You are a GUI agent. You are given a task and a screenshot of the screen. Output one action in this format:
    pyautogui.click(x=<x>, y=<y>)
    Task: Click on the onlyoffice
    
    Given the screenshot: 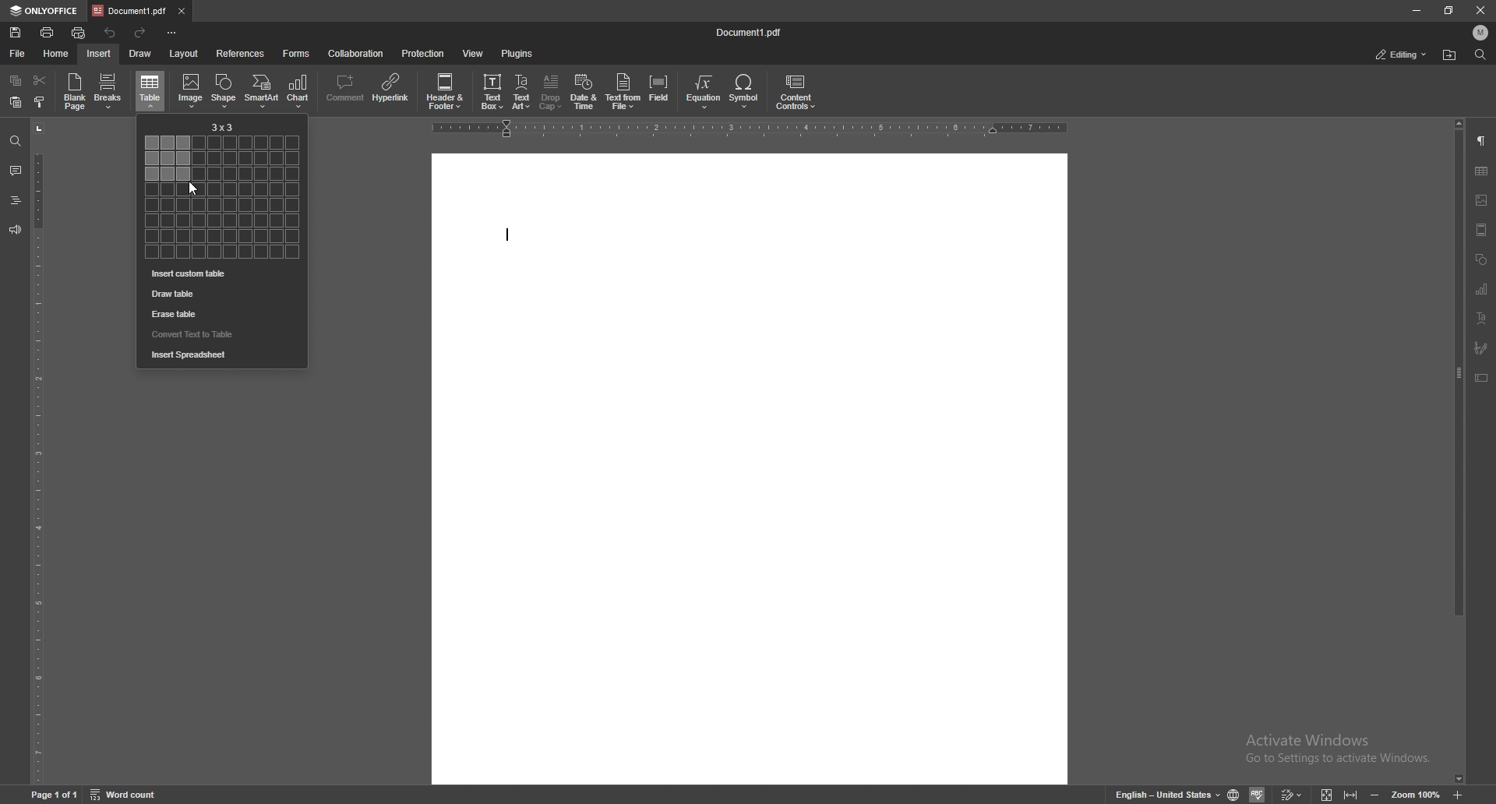 What is the action you would take?
    pyautogui.click(x=47, y=12)
    